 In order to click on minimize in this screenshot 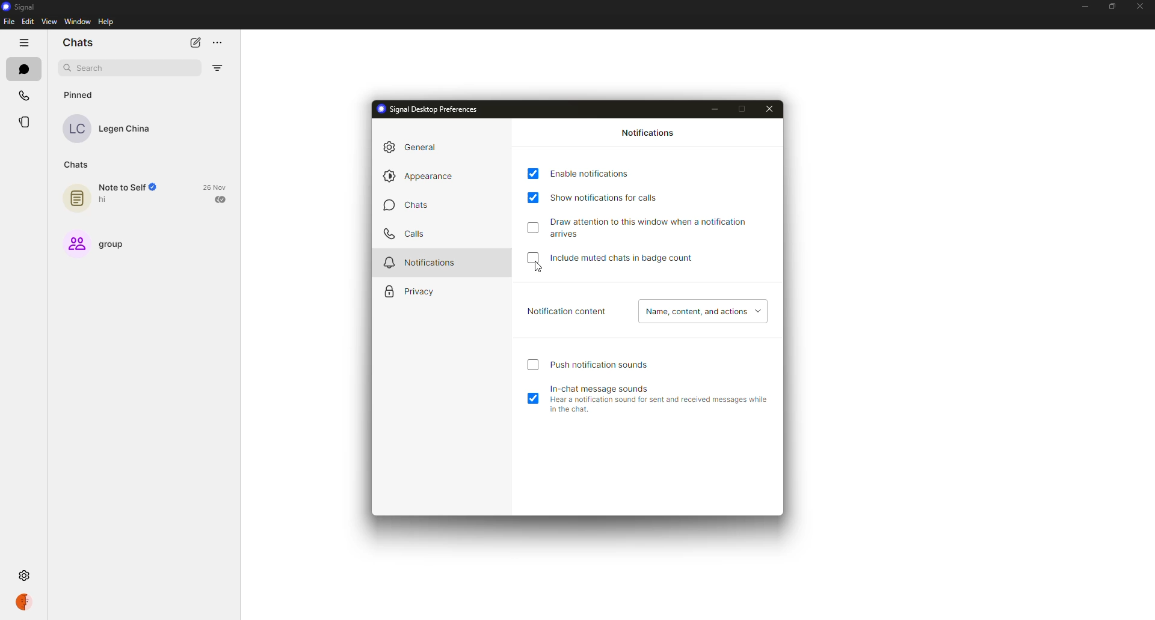, I will do `click(718, 108)`.